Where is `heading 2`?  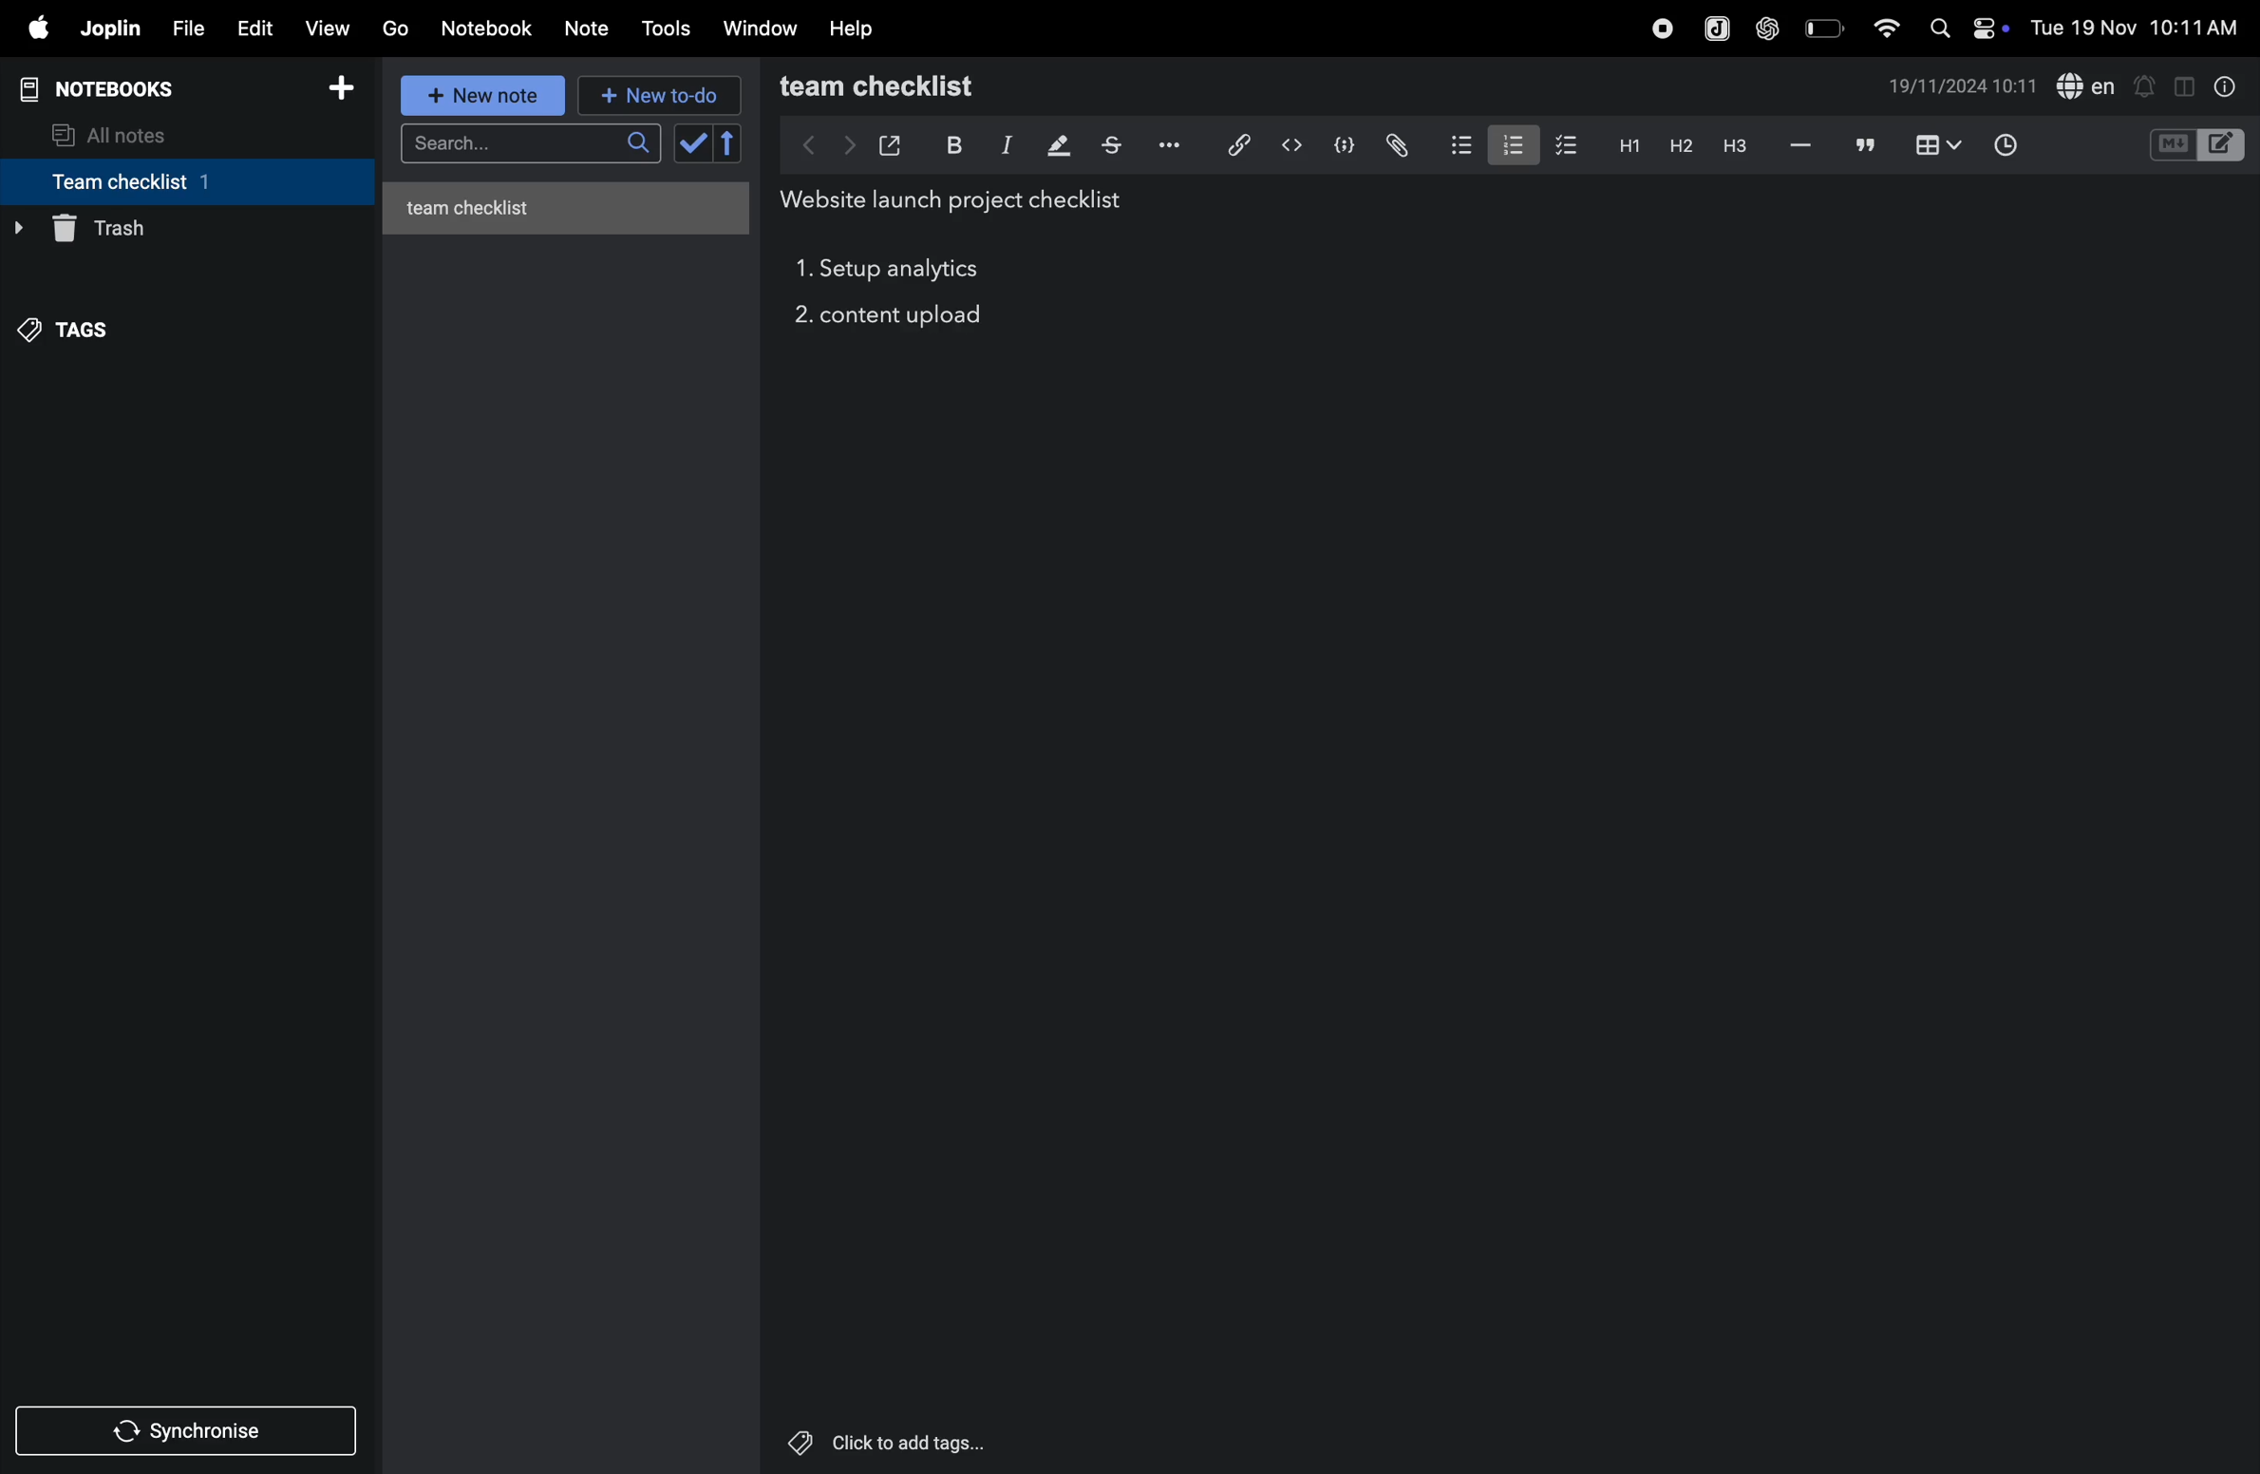
heading 2 is located at coordinates (1676, 145).